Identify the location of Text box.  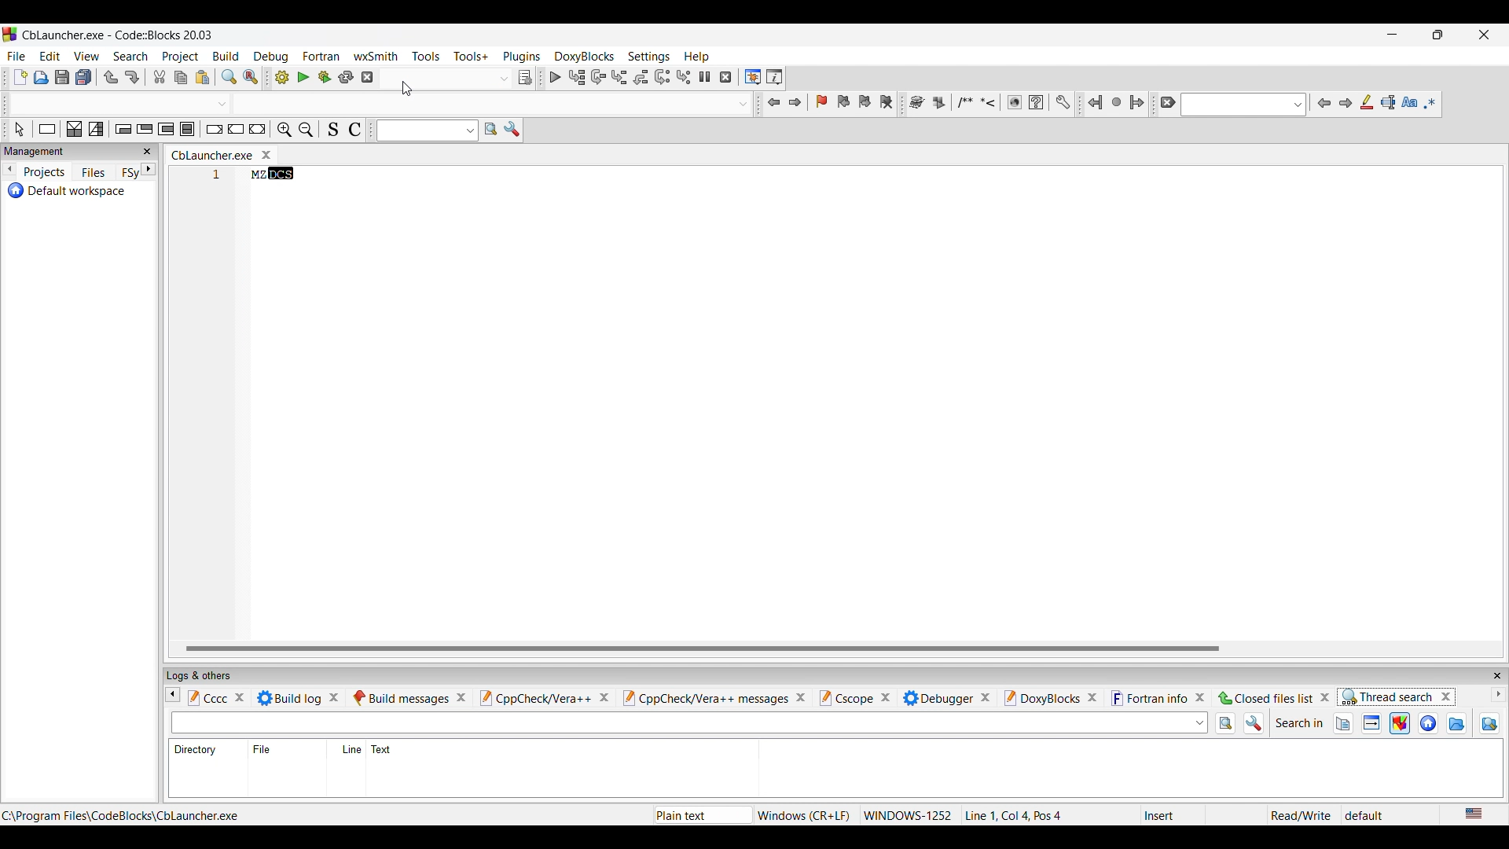
(680, 722).